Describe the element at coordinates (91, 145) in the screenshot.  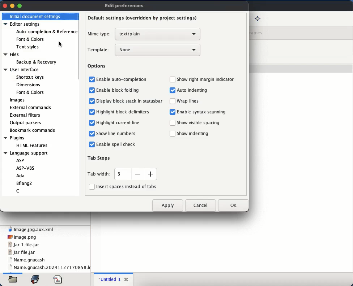
I see `checkbox` at that location.